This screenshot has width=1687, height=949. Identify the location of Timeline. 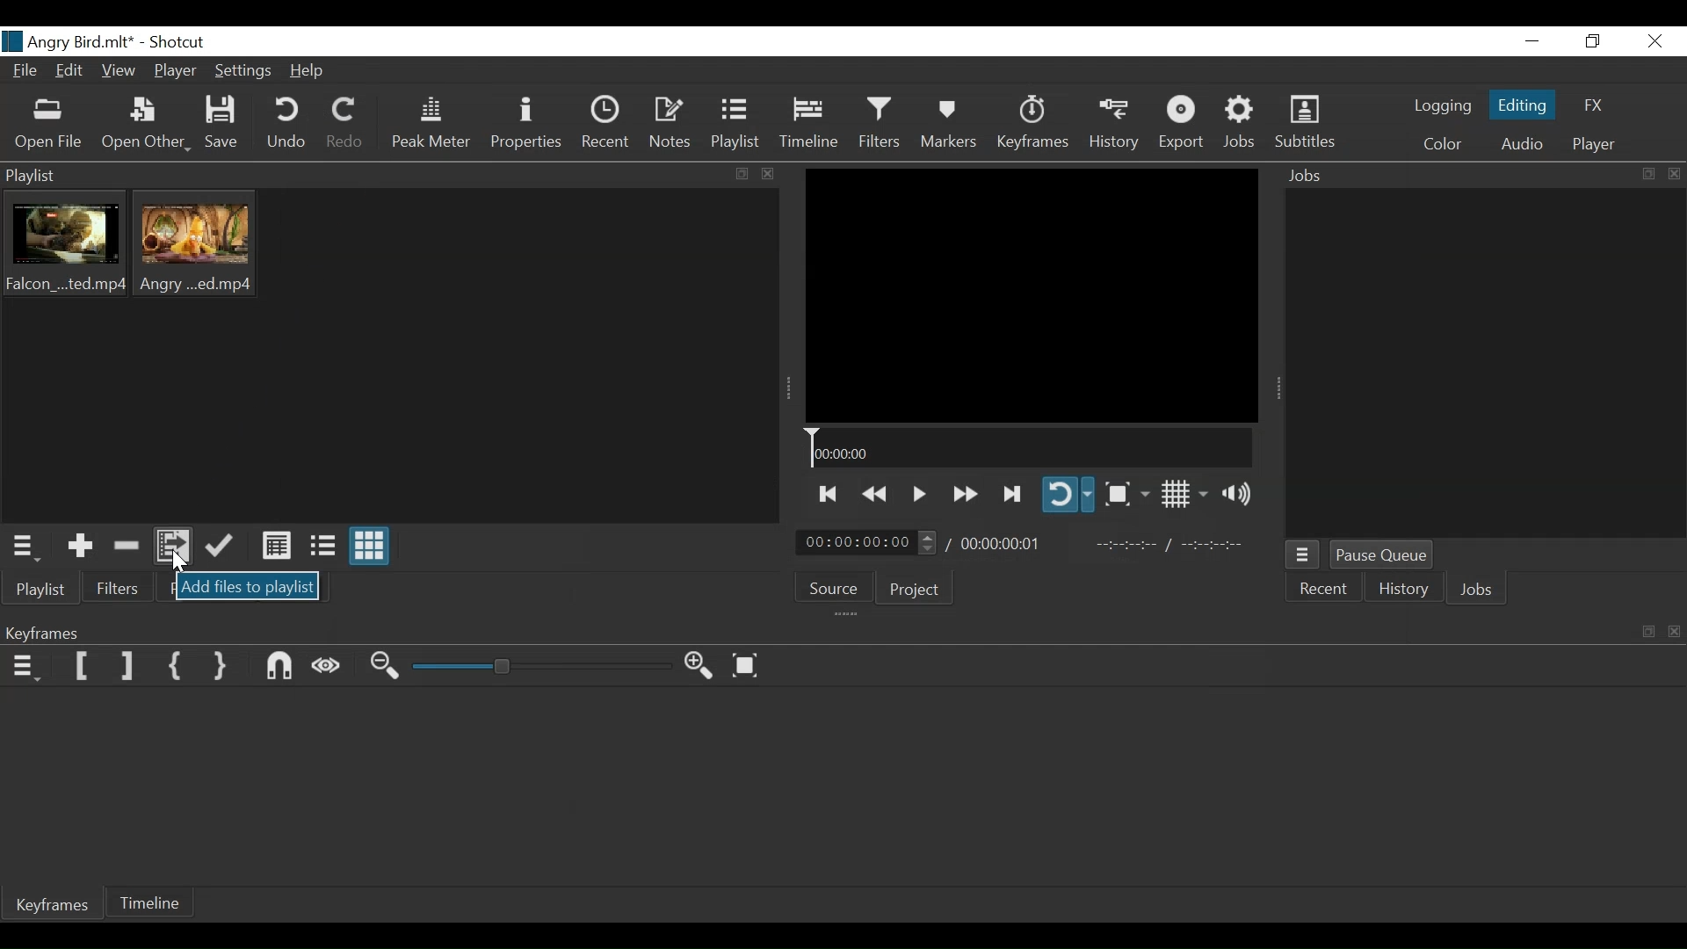
(810, 127).